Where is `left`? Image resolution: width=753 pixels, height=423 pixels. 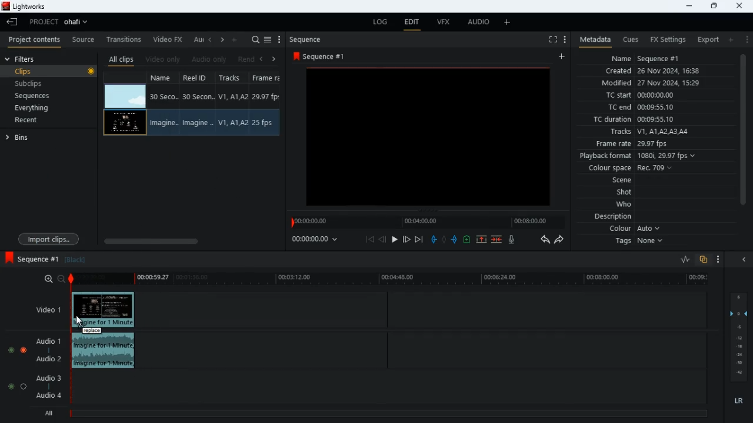
left is located at coordinates (211, 39).